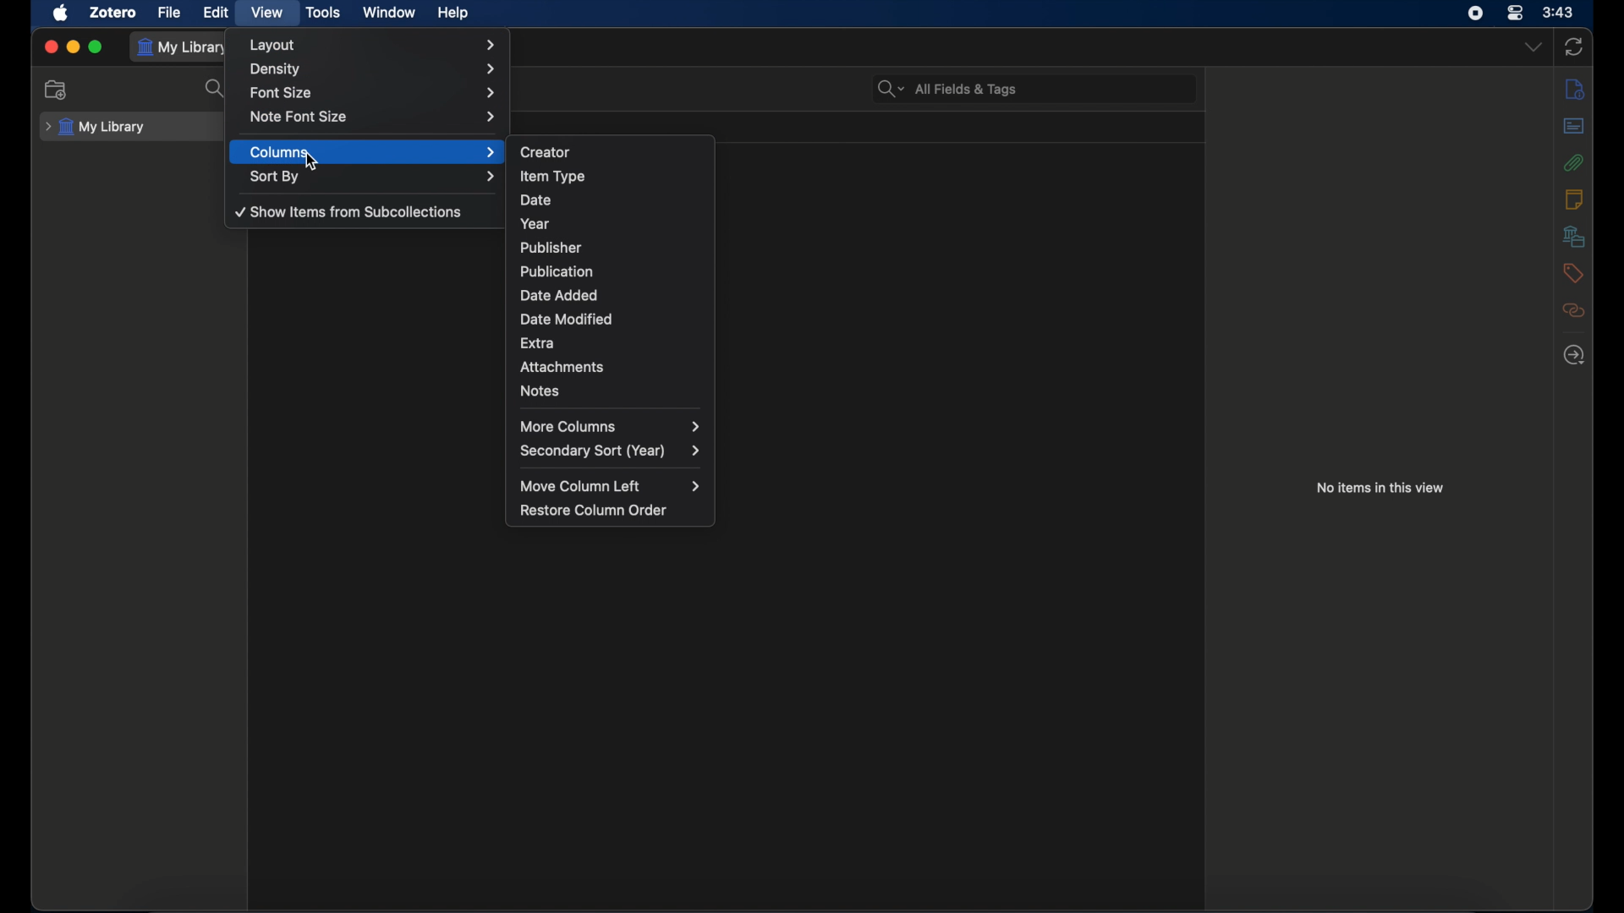 The image size is (1624, 913). What do you see at coordinates (613, 451) in the screenshot?
I see `secondary sort` at bounding box center [613, 451].